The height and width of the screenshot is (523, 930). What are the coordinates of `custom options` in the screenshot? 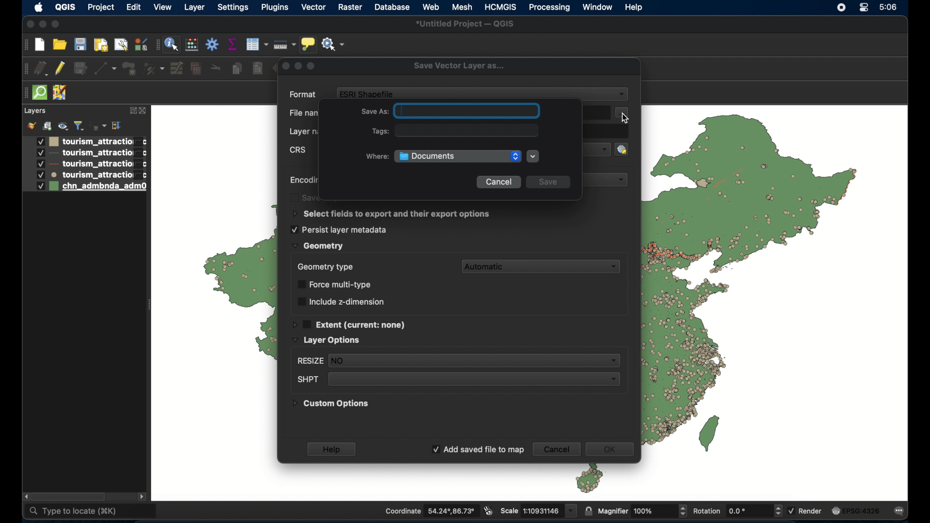 It's located at (331, 405).